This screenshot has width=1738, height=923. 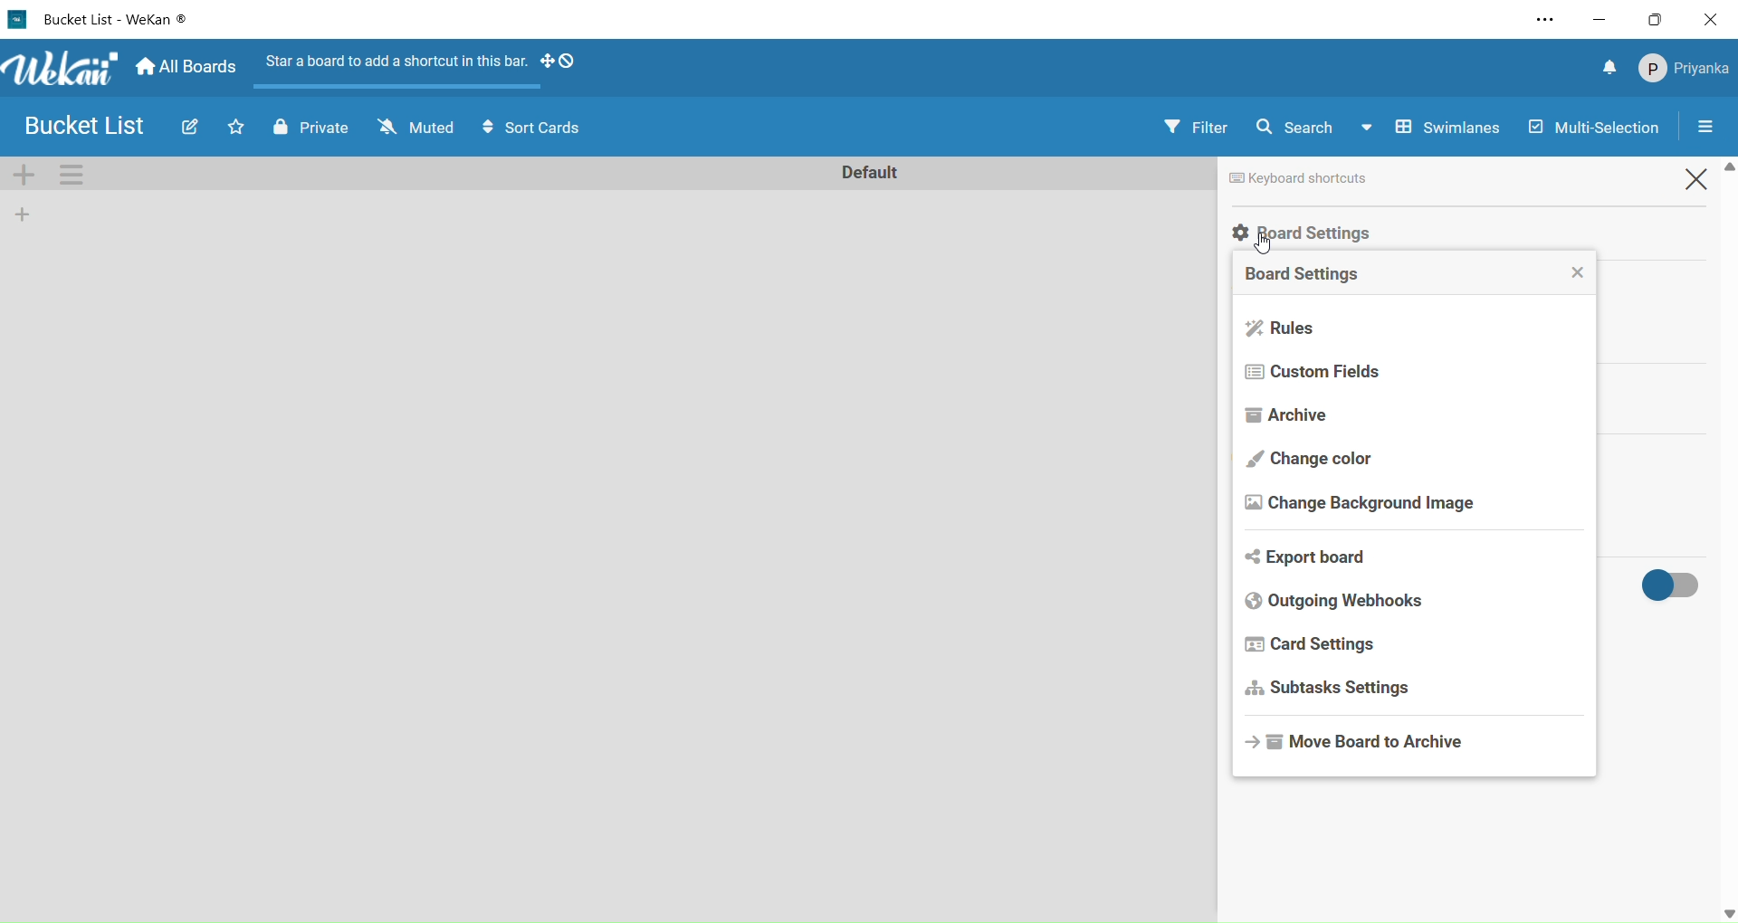 What do you see at coordinates (1193, 128) in the screenshot?
I see `filter` at bounding box center [1193, 128].